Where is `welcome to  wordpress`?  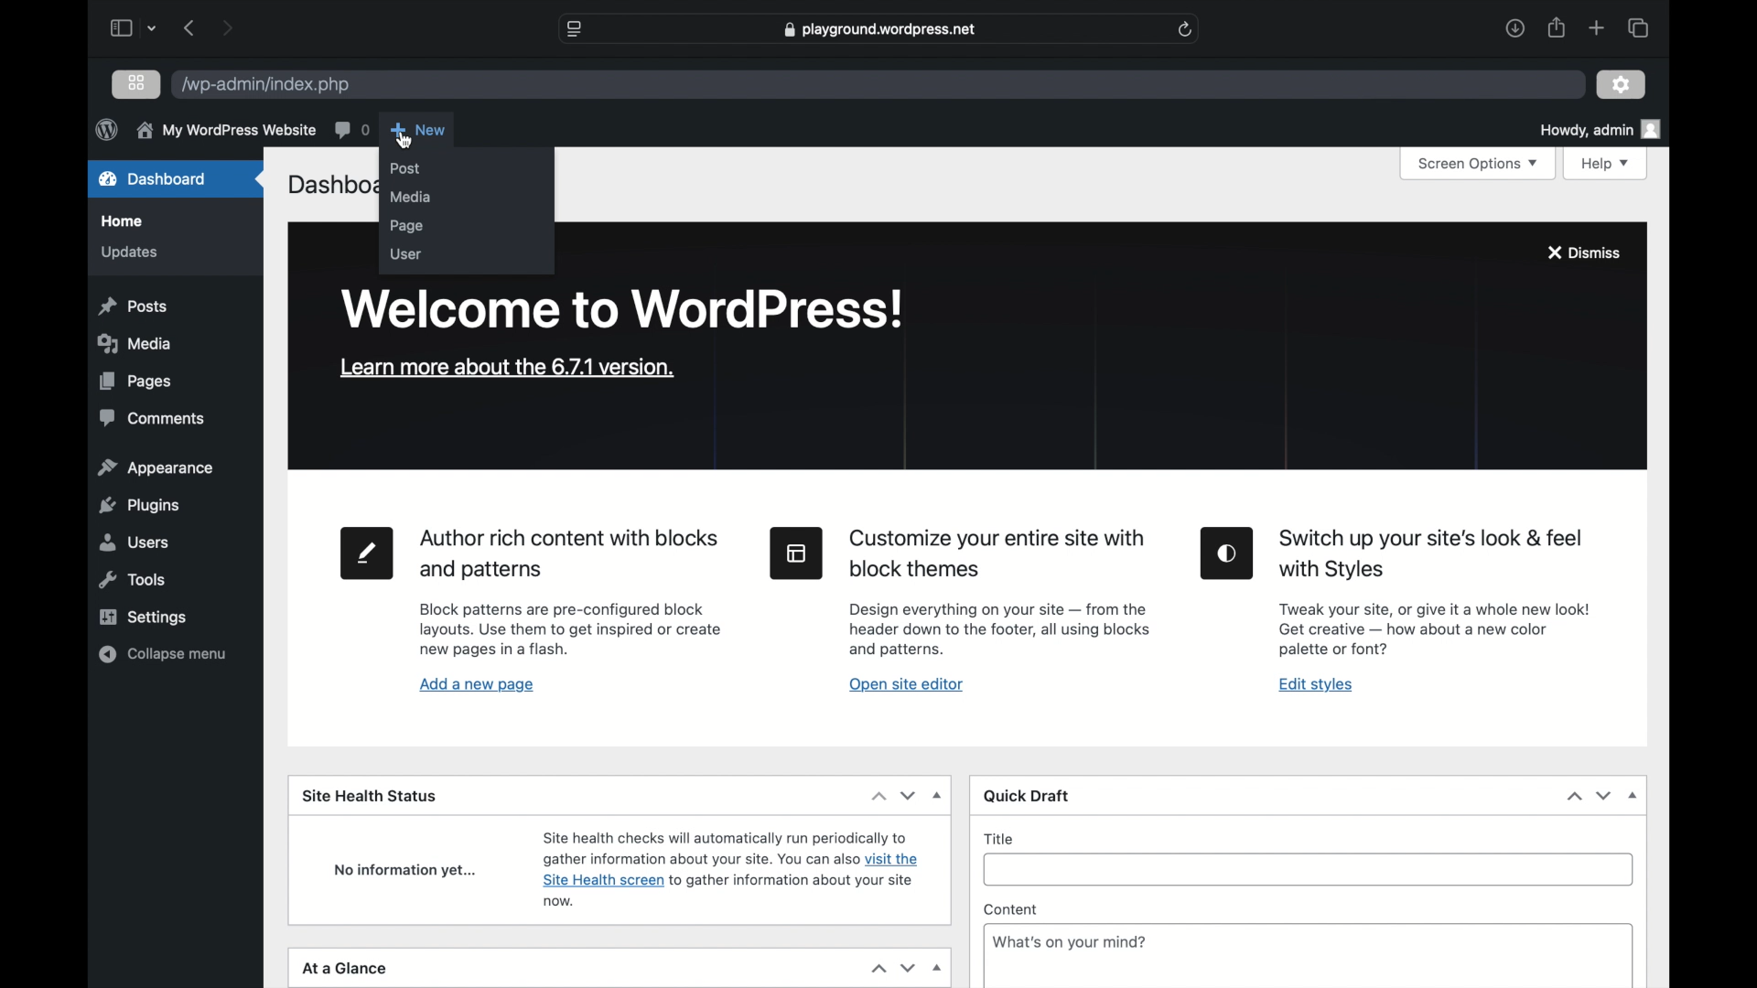
welcome to  wordpress is located at coordinates (621, 310).